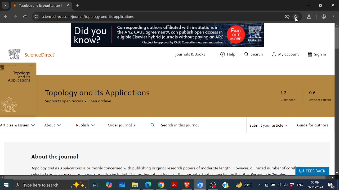  What do you see at coordinates (333, 17) in the screenshot?
I see `Customize and control chromium` at bounding box center [333, 17].